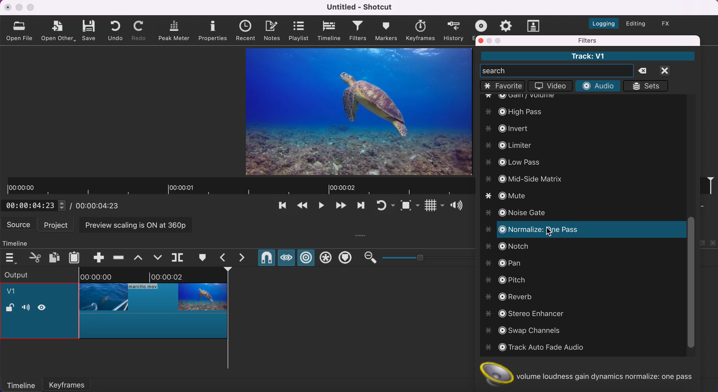 This screenshot has width=718, height=392. Describe the element at coordinates (433, 207) in the screenshot. I see `toggle grid display on the player` at that location.